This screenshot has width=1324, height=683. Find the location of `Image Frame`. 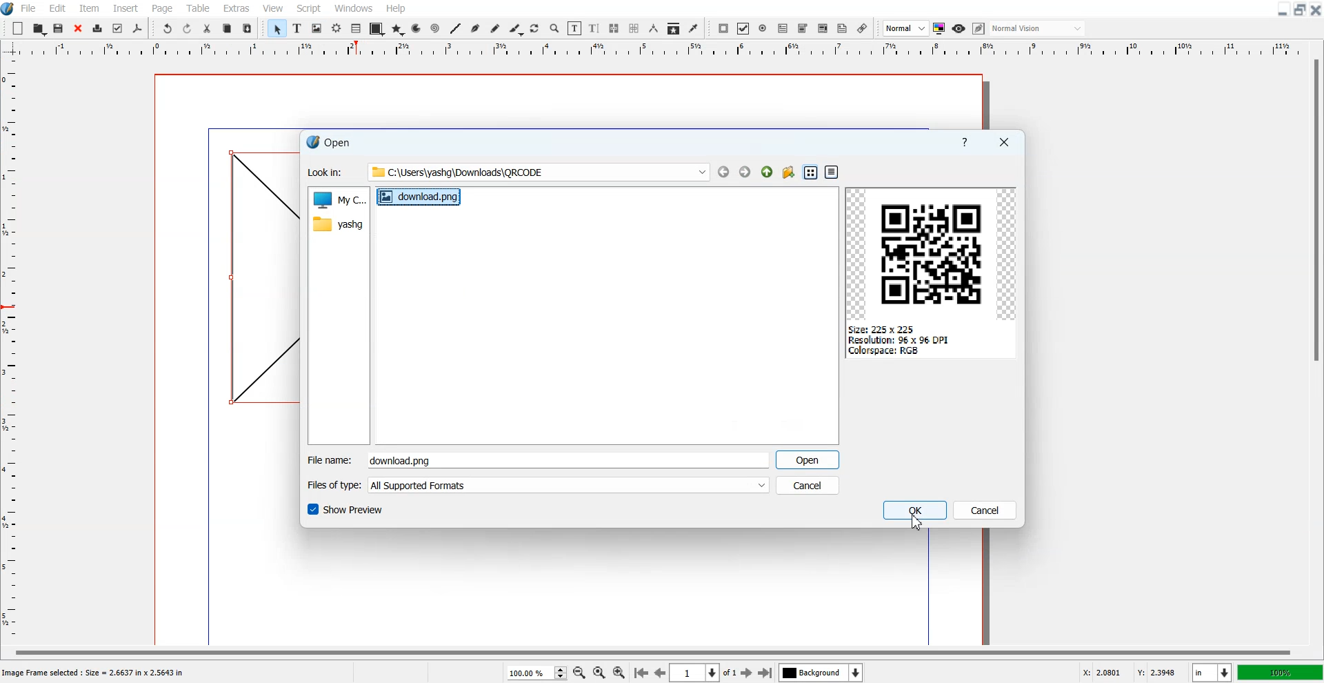

Image Frame is located at coordinates (317, 28).